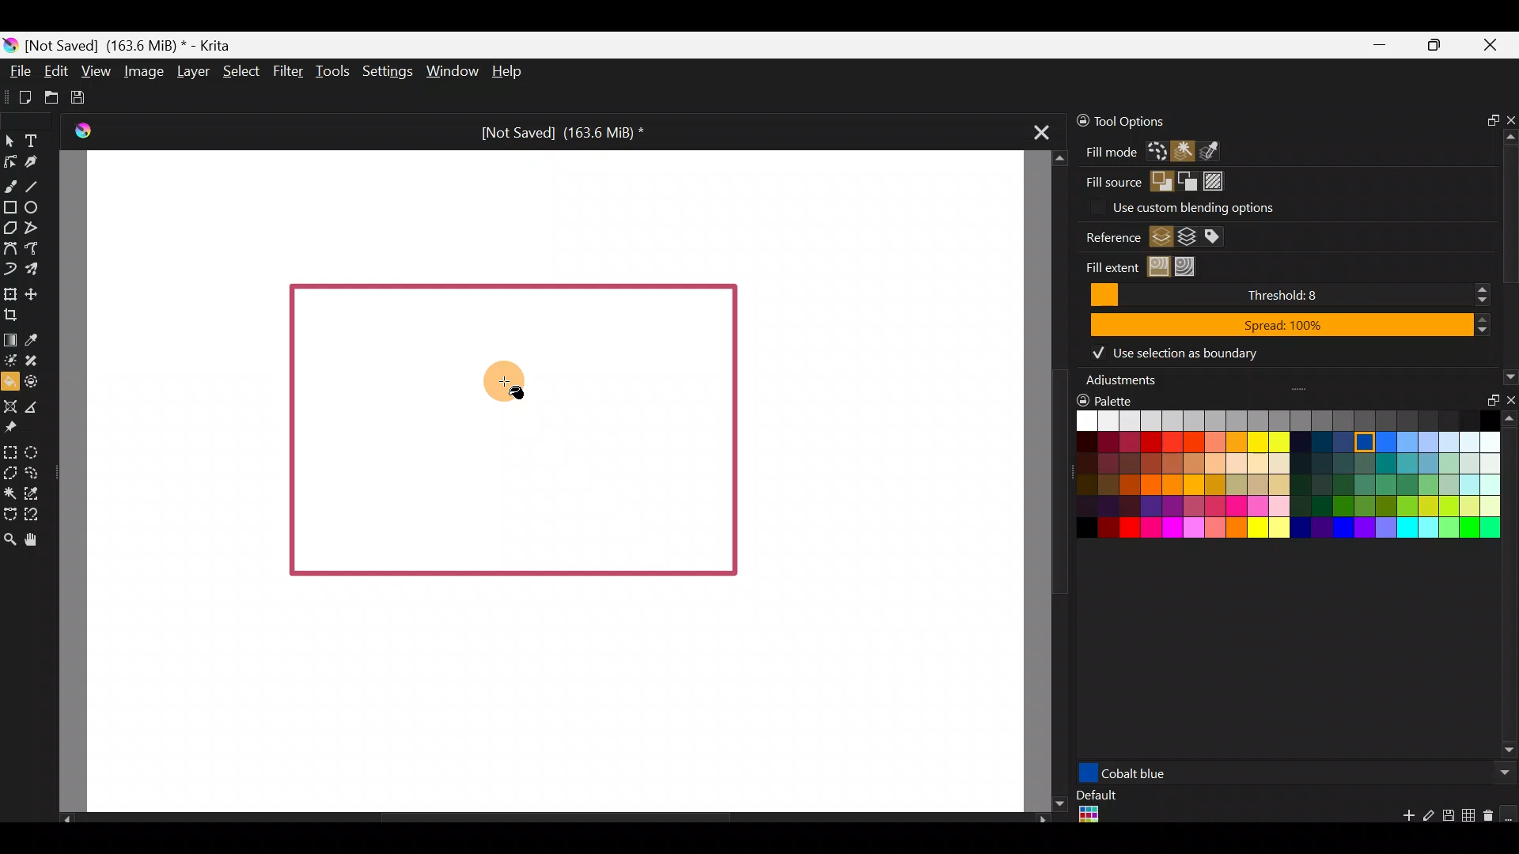 The height and width of the screenshot is (854, 1519). I want to click on Close docker, so click(1509, 115).